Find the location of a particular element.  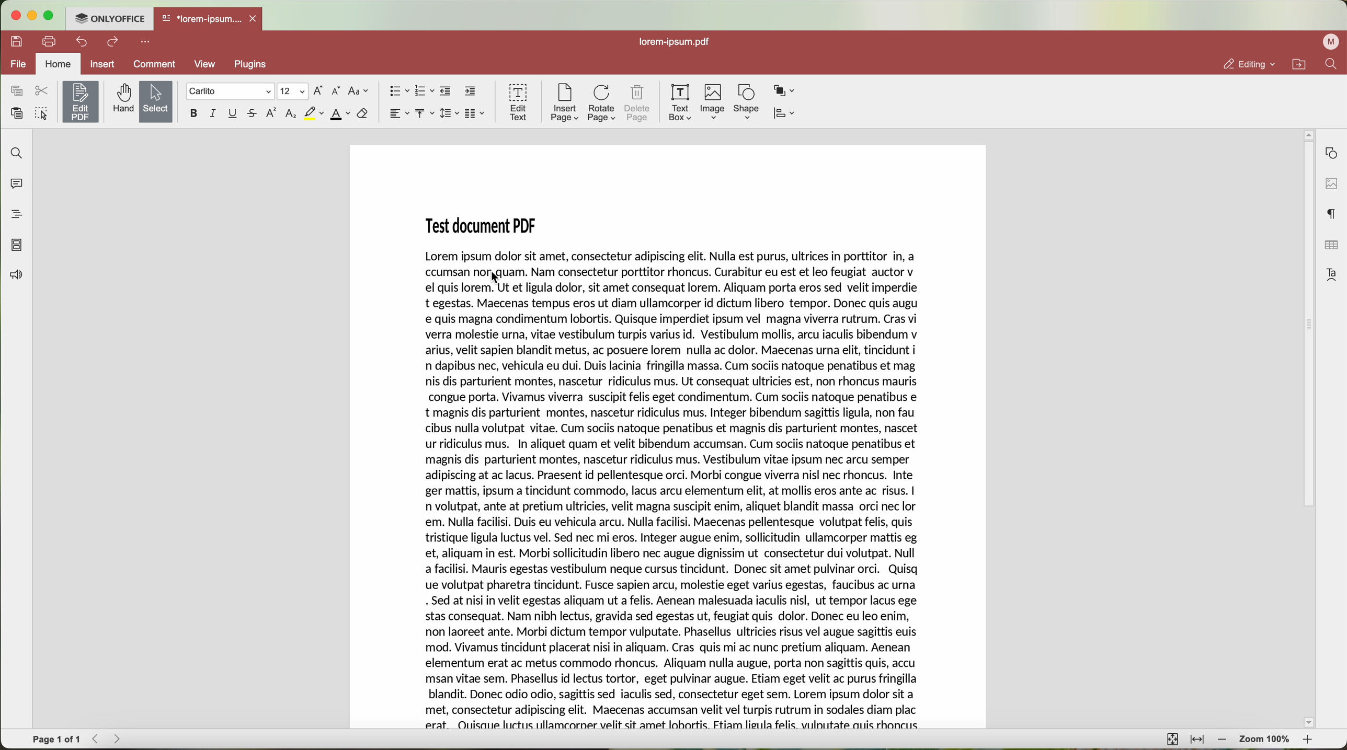

insert is located at coordinates (102, 65).